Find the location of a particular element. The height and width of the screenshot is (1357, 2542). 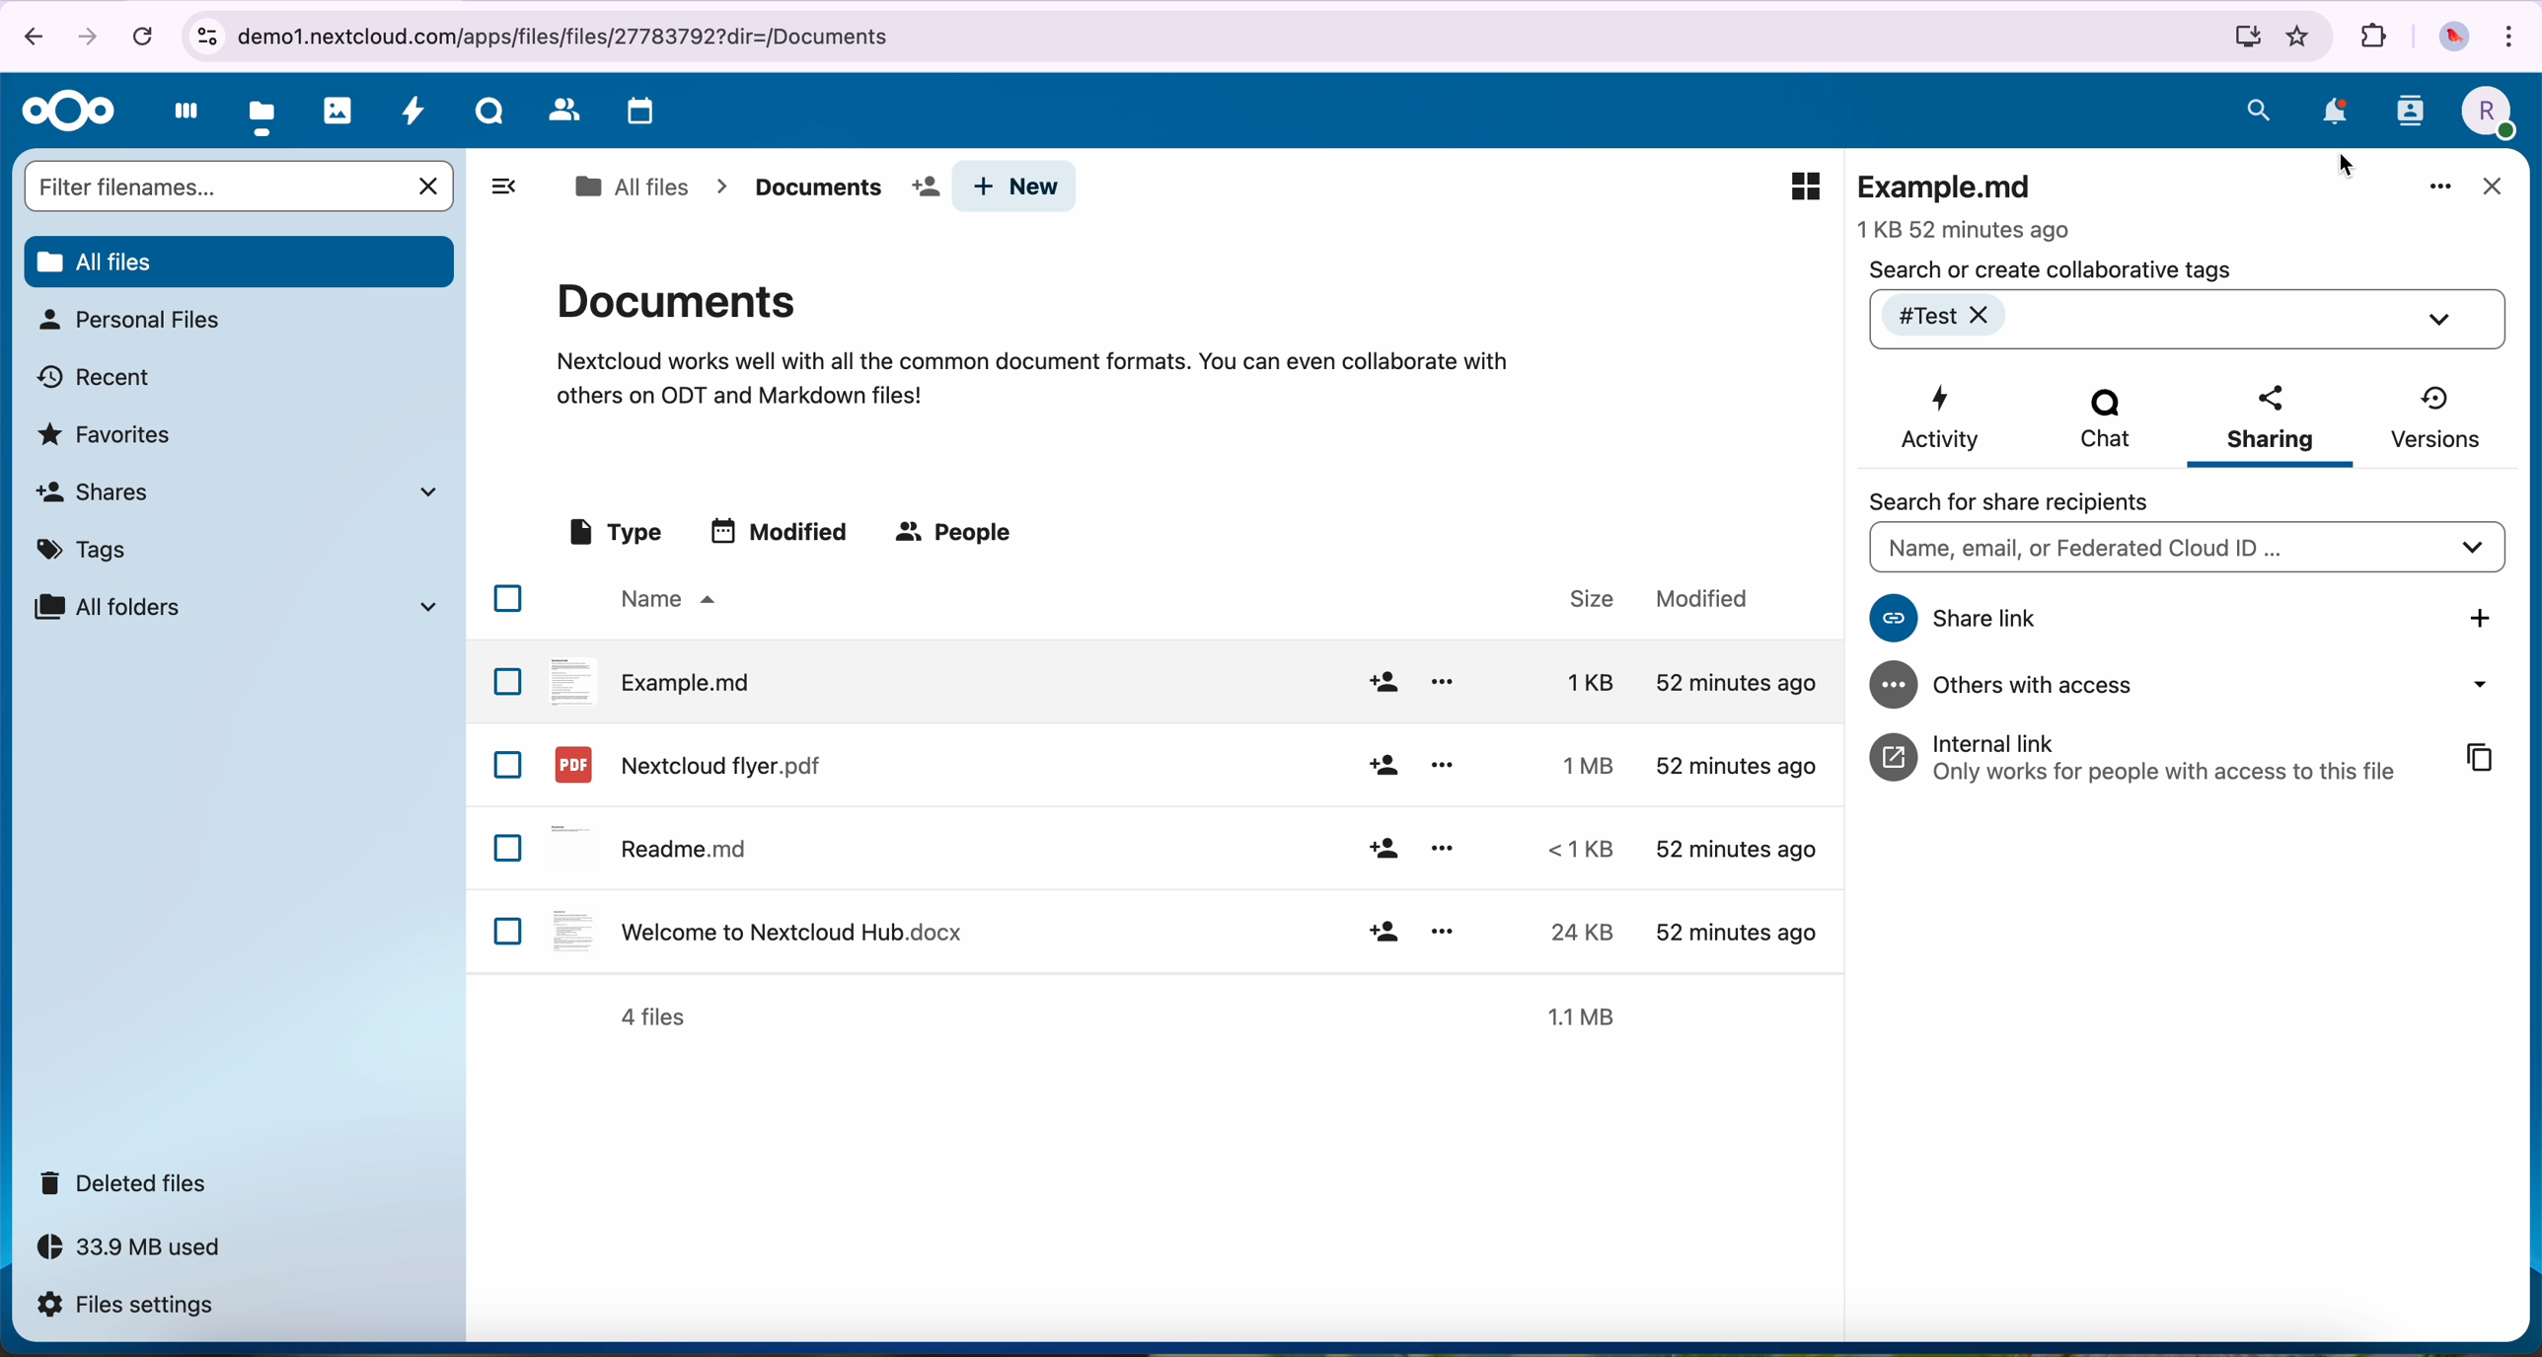

share link is located at coordinates (2115, 619).